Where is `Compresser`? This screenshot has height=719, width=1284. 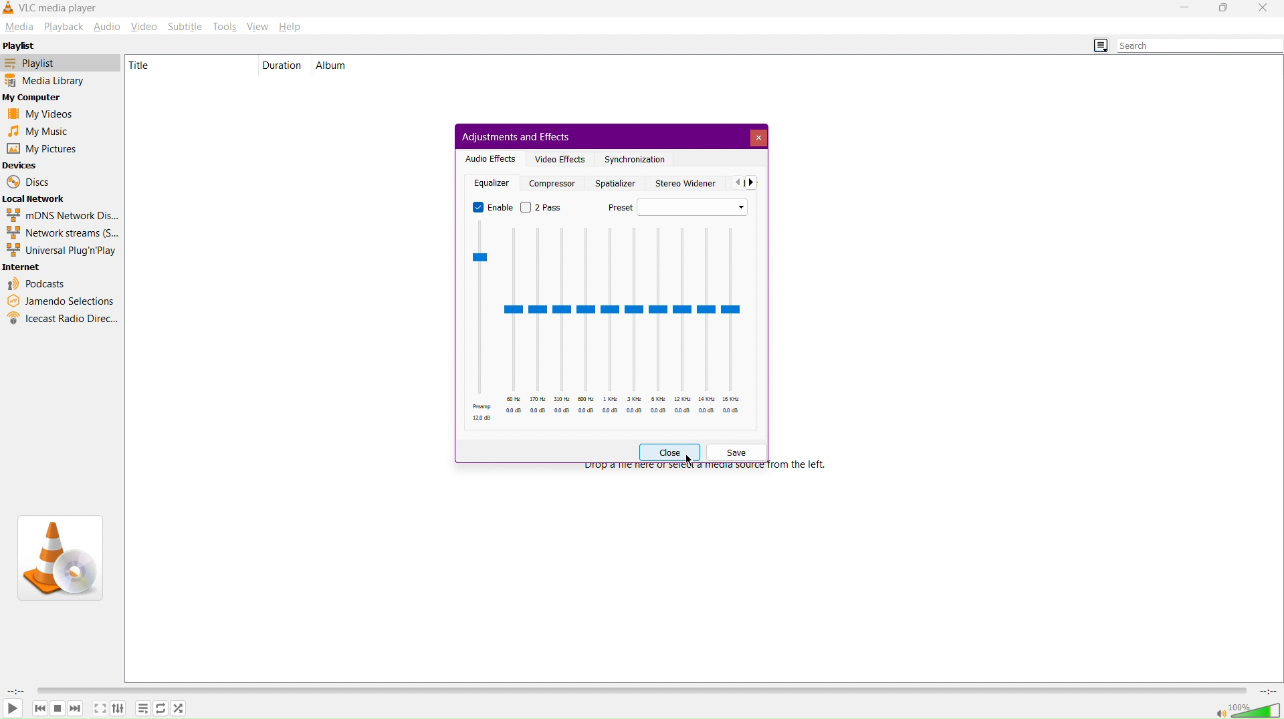 Compresser is located at coordinates (554, 181).